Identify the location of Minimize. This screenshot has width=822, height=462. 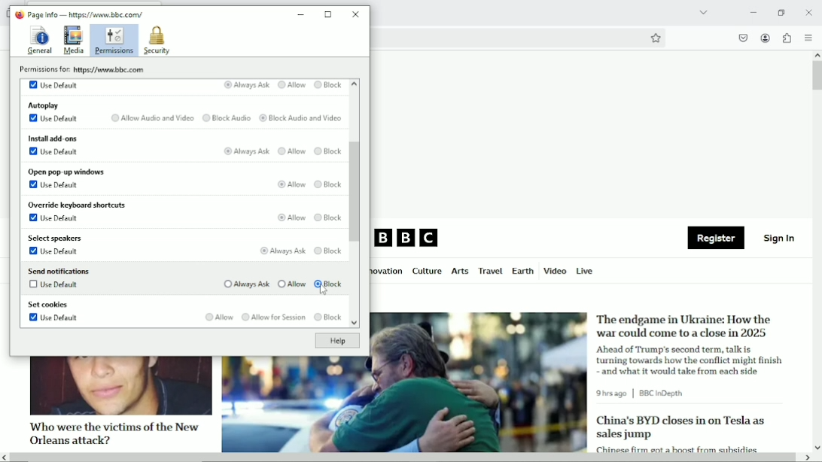
(752, 12).